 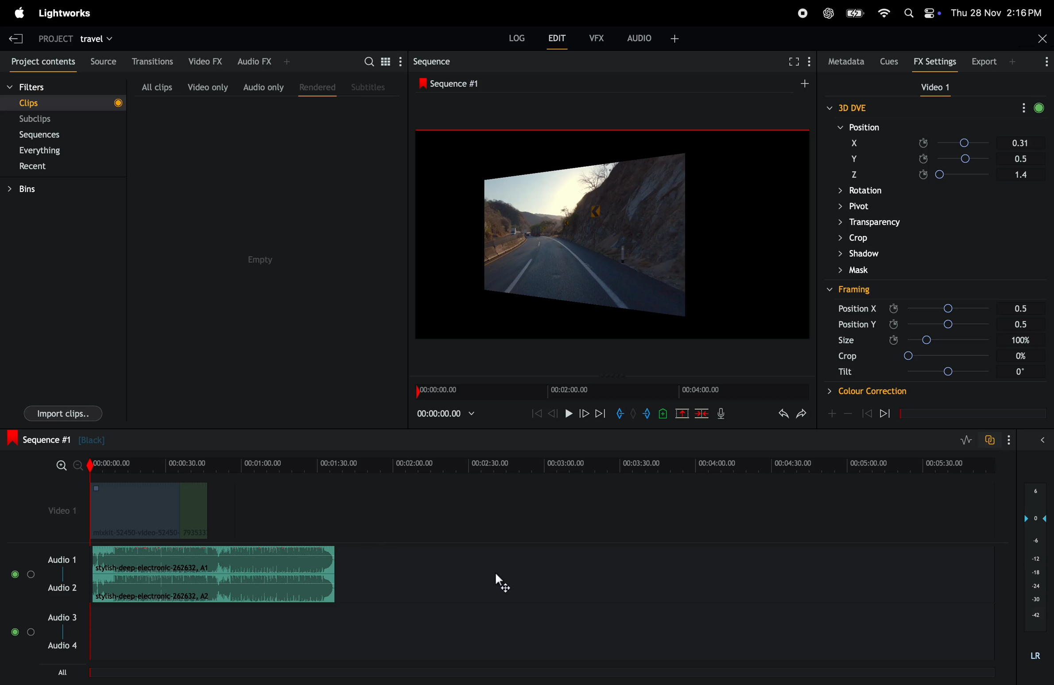 What do you see at coordinates (889, 60) in the screenshot?
I see `cues` at bounding box center [889, 60].